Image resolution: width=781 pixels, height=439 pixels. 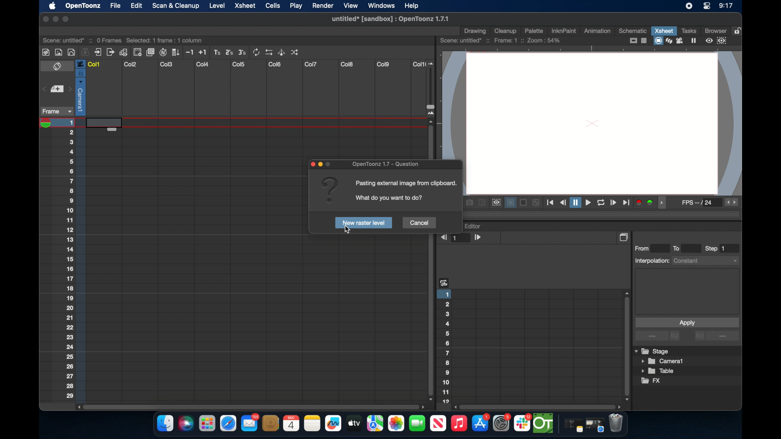 I want to click on mail, so click(x=250, y=422).